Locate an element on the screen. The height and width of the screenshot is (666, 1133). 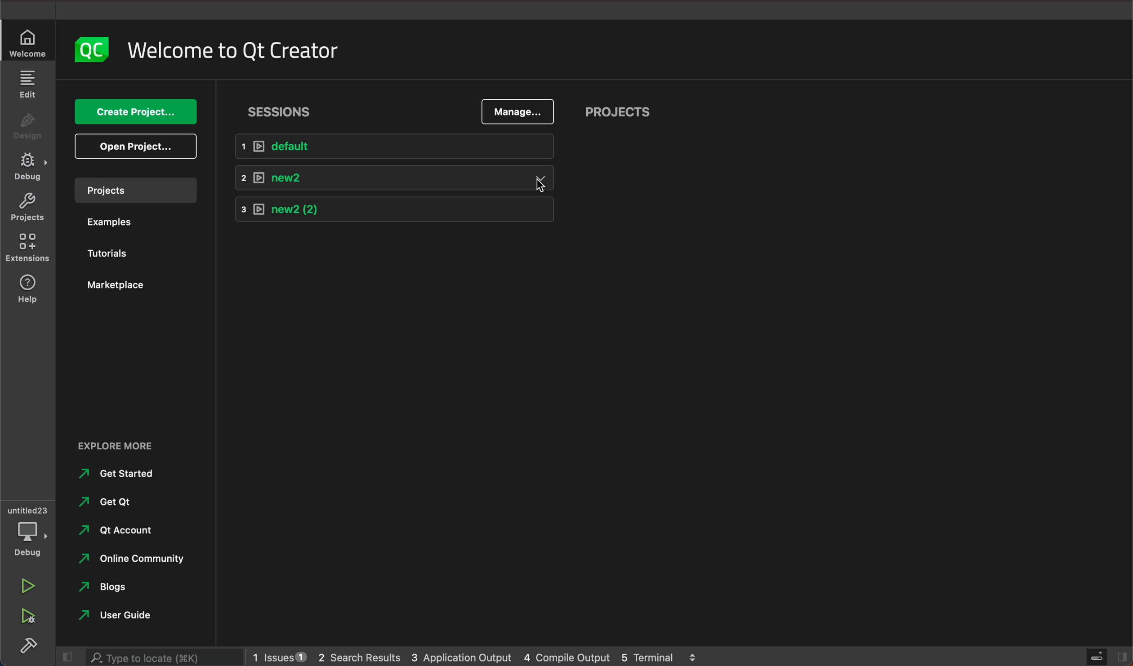
 Get Started is located at coordinates (124, 475).